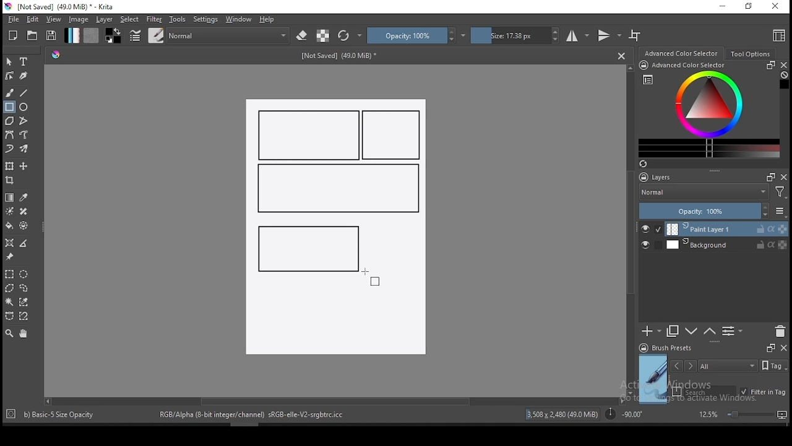  Describe the element at coordinates (9, 243) in the screenshot. I see `assistant tool` at that location.